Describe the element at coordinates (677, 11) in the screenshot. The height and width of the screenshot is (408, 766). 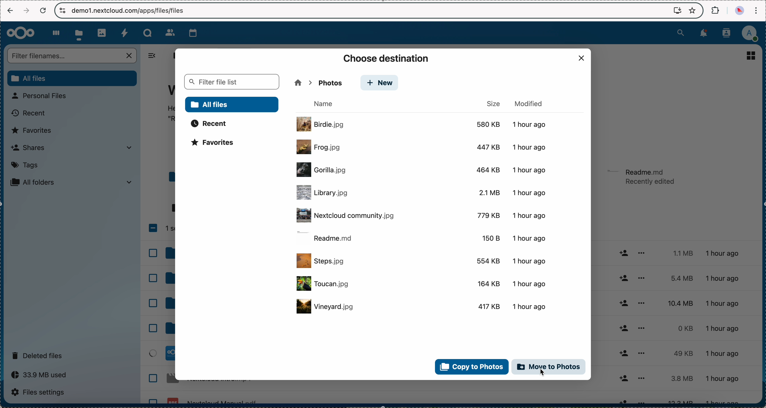
I see `install Nextcloud` at that location.